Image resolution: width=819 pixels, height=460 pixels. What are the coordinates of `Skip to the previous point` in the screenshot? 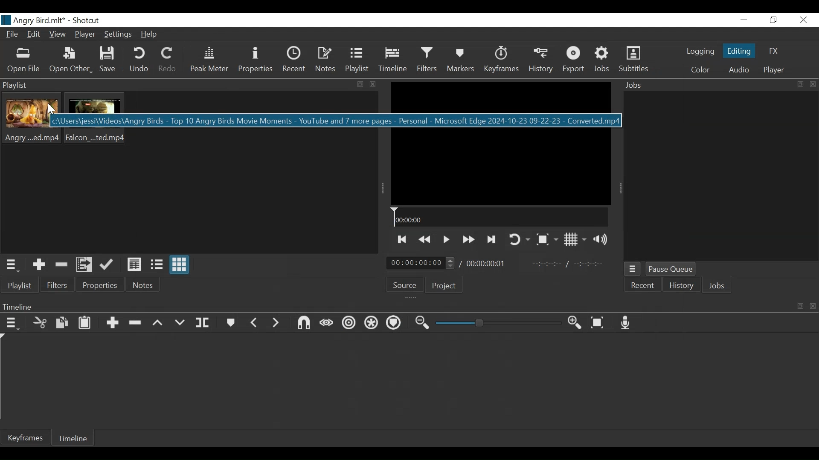 It's located at (401, 240).